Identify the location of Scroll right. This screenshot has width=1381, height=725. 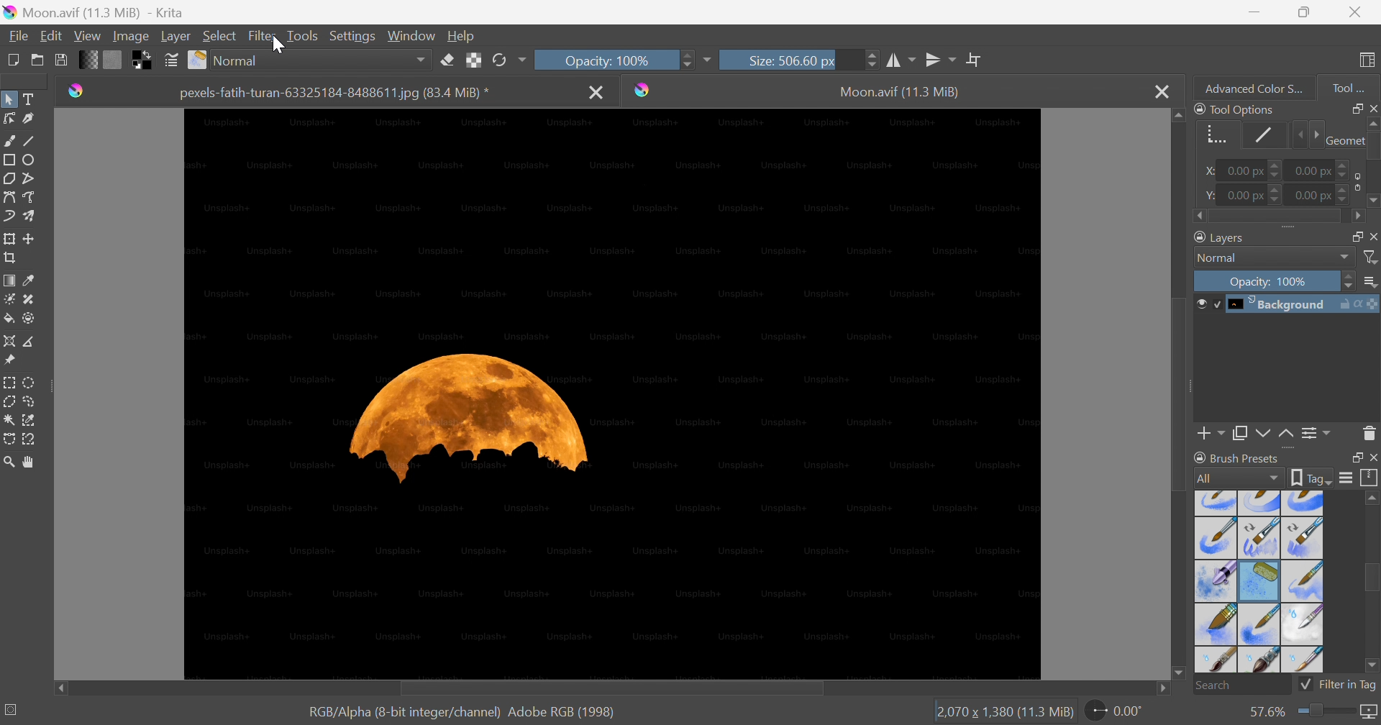
(1165, 690).